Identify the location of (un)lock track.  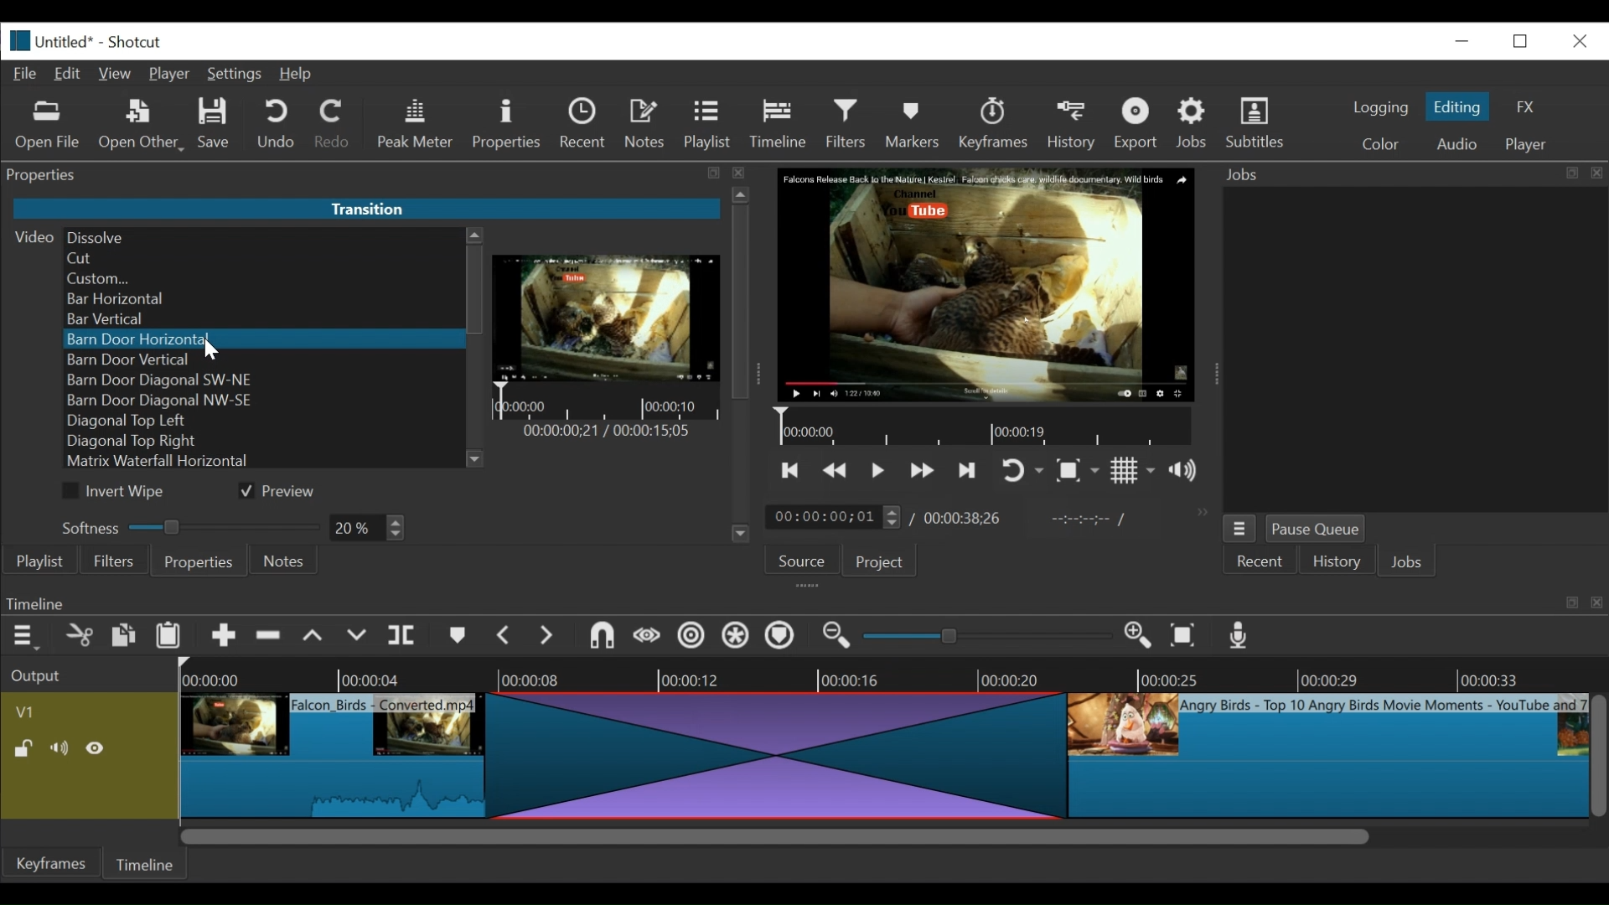
(23, 748).